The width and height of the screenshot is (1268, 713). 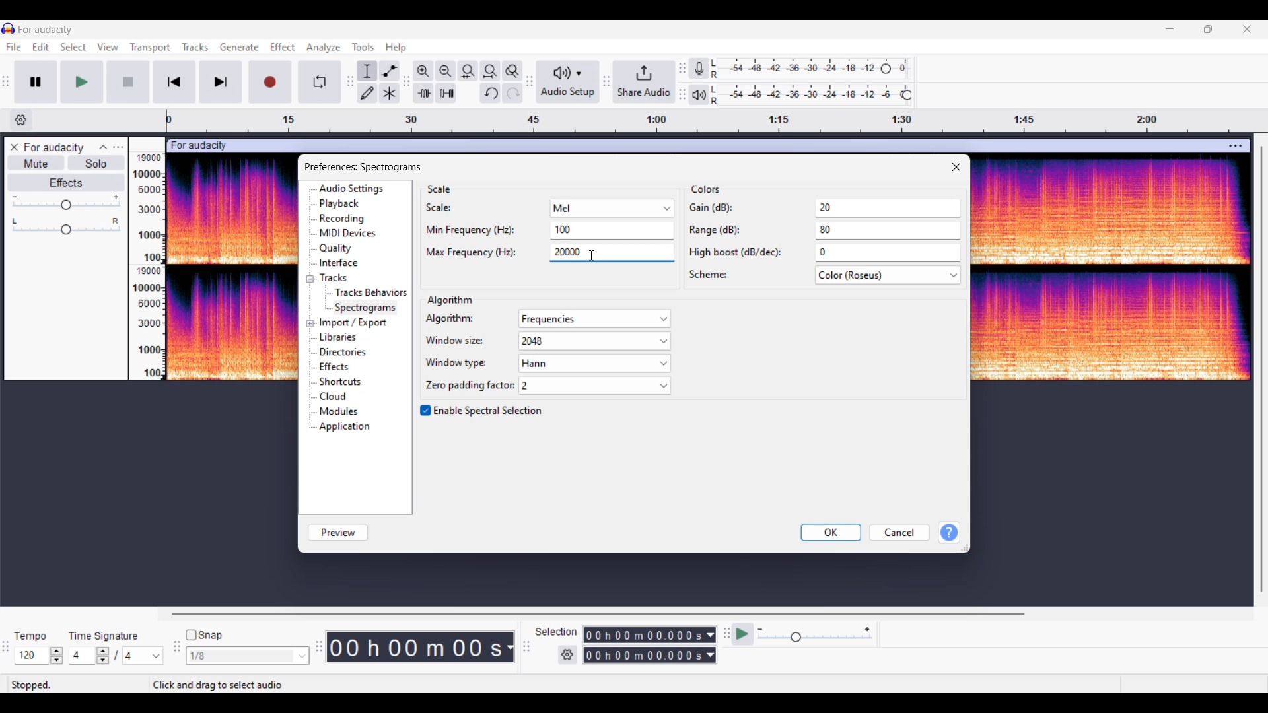 I want to click on Recording level, so click(x=810, y=69).